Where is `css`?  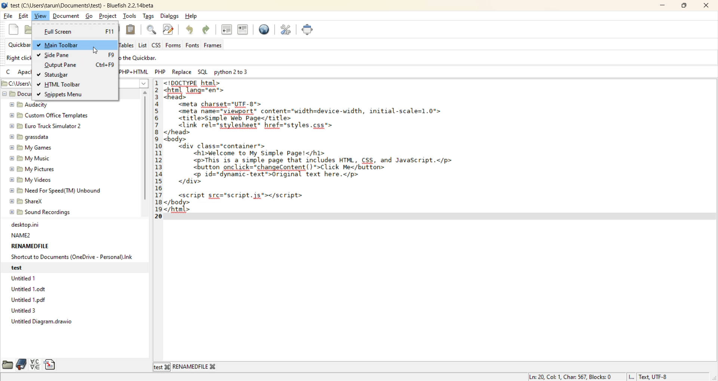
css is located at coordinates (158, 44).